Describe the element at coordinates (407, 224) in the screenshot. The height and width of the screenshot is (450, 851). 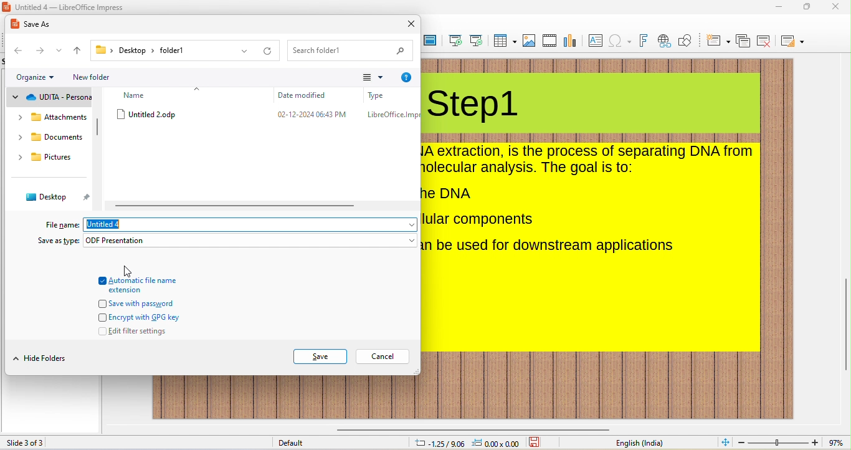
I see `drop down` at that location.